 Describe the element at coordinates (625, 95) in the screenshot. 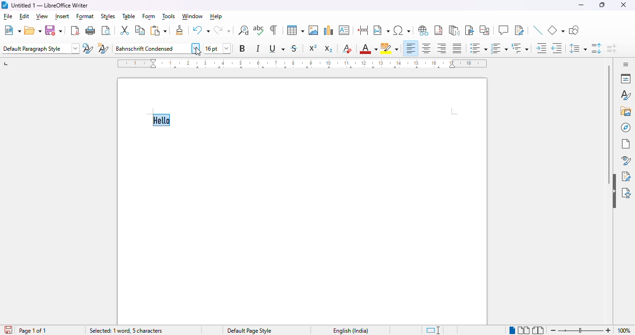

I see `styles` at that location.